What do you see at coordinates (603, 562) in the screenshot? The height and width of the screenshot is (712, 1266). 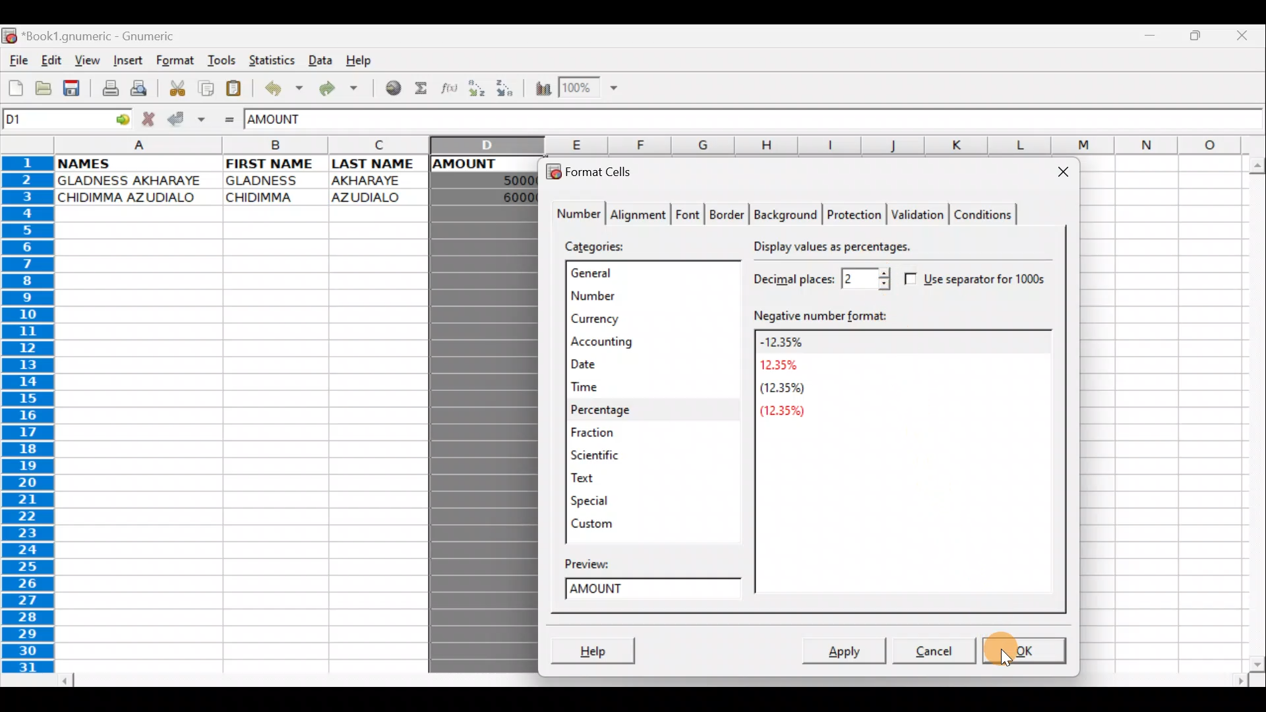 I see `Preview` at bounding box center [603, 562].